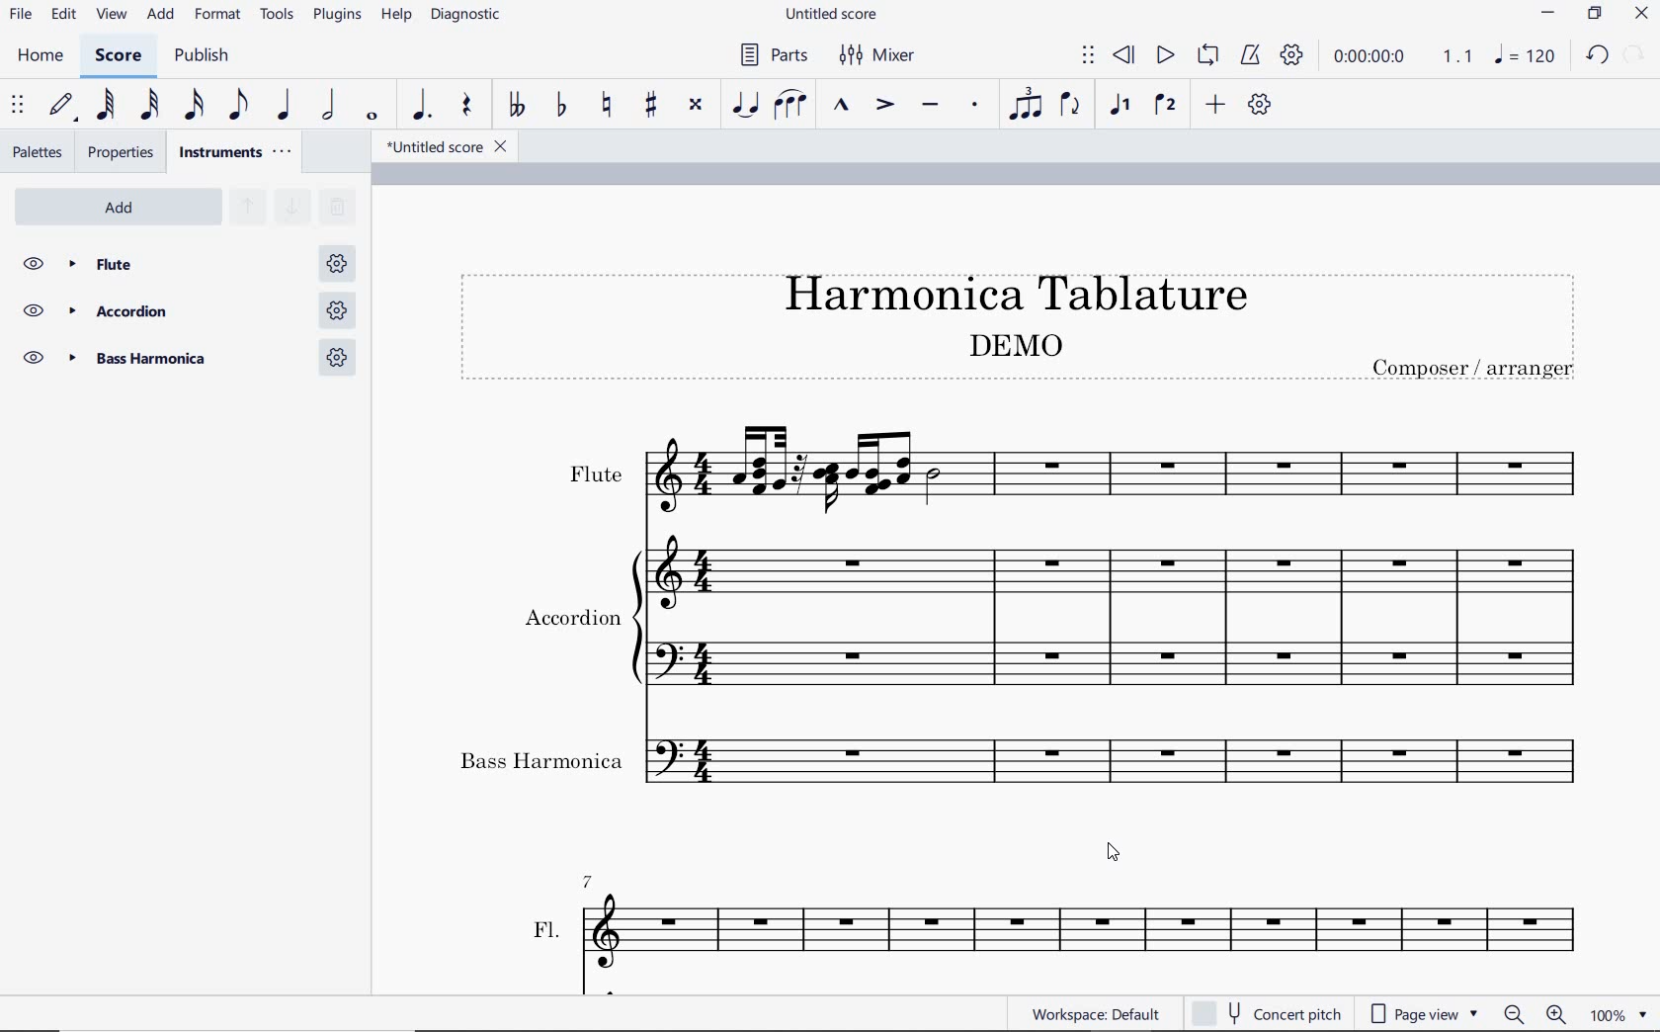  Describe the element at coordinates (1208, 56) in the screenshot. I see `loop playback` at that location.